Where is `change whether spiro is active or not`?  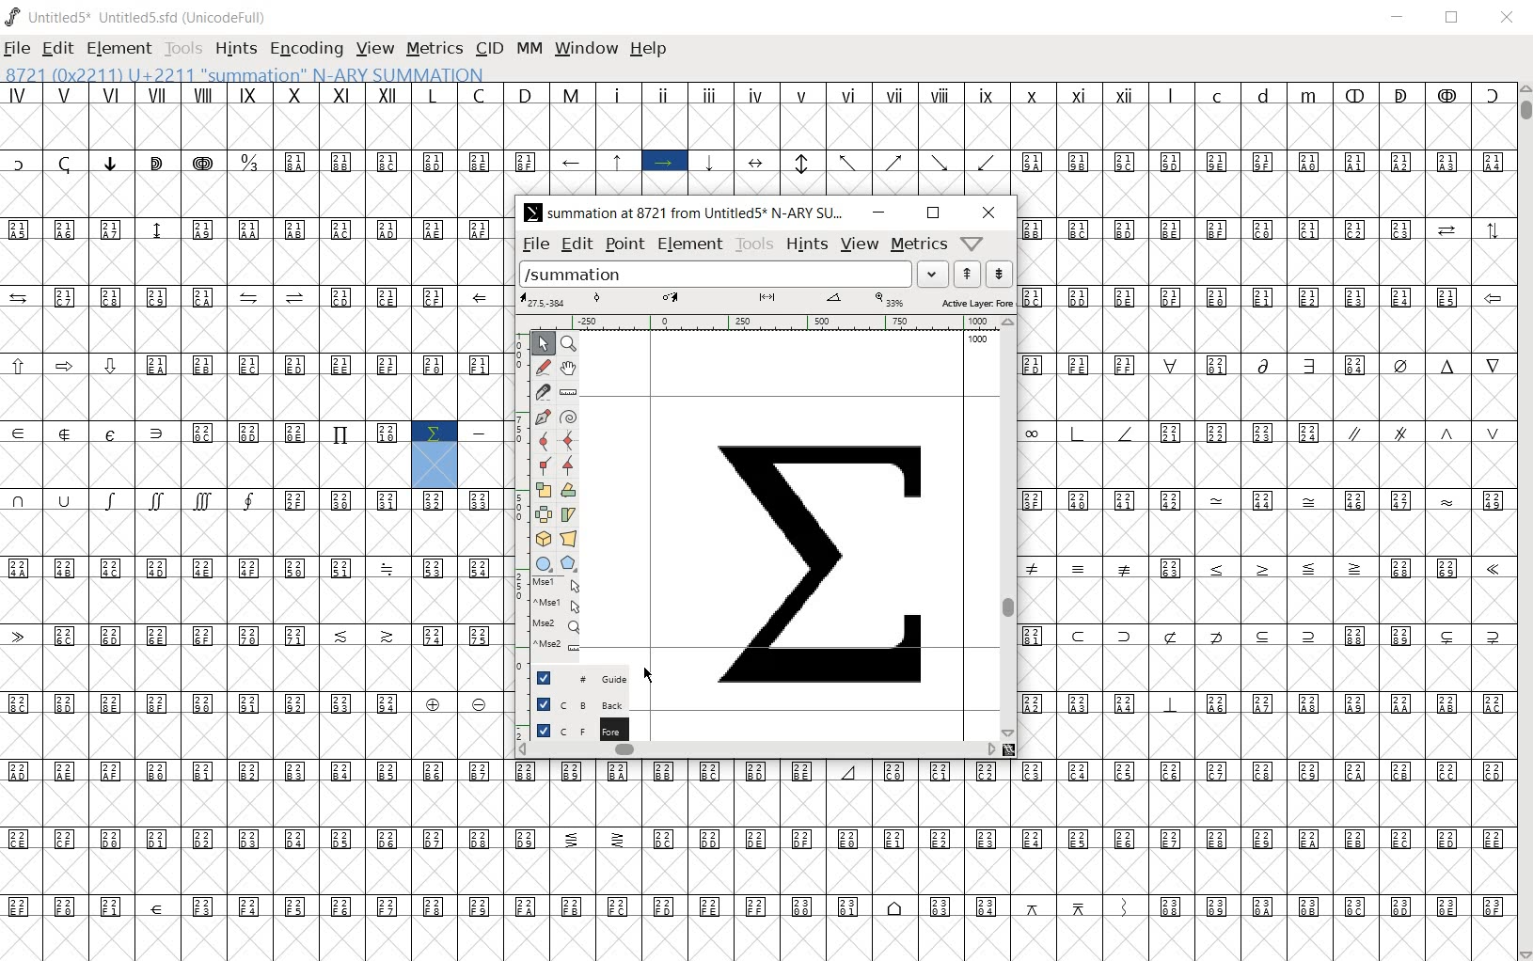
change whether spiro is active or not is located at coordinates (569, 416).